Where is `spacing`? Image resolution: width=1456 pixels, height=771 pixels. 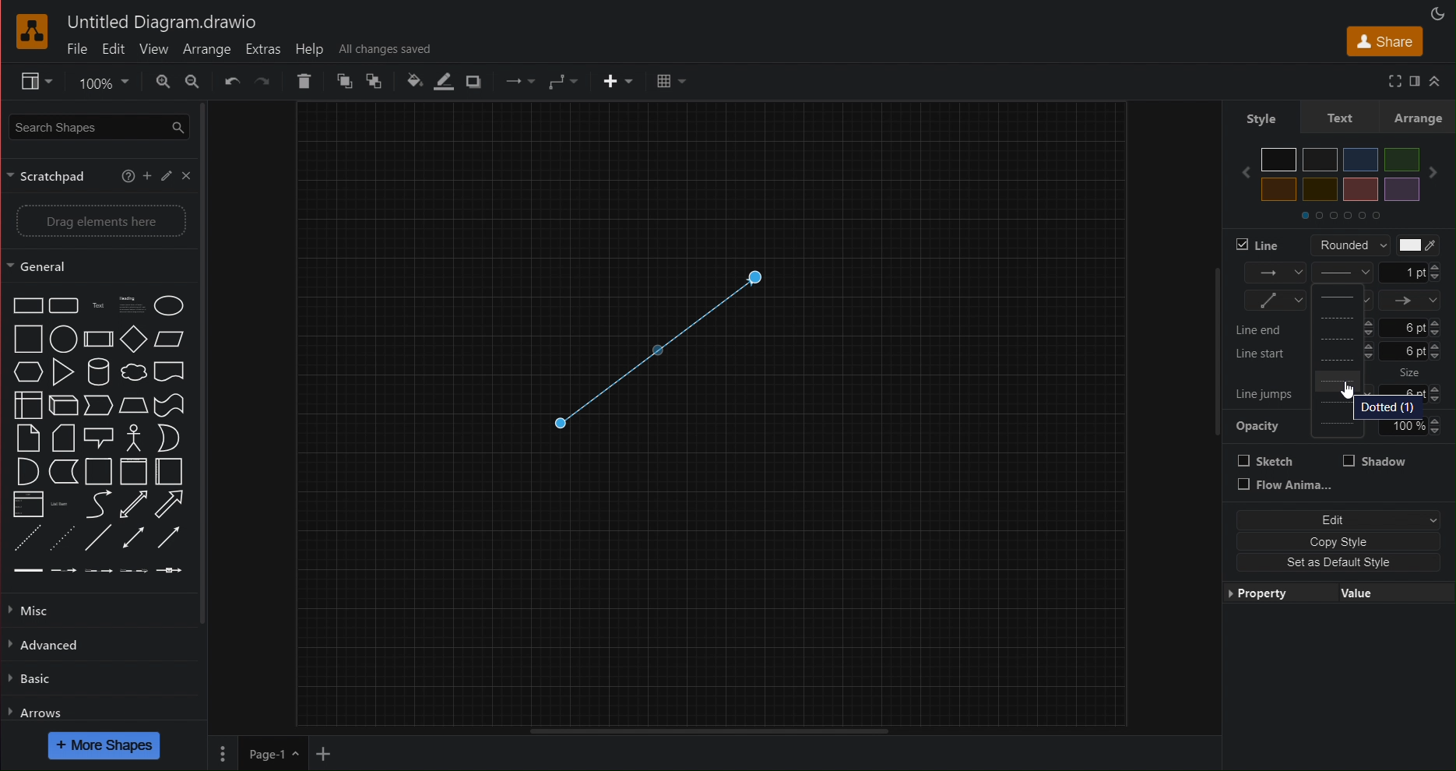 spacing is located at coordinates (1341, 382).